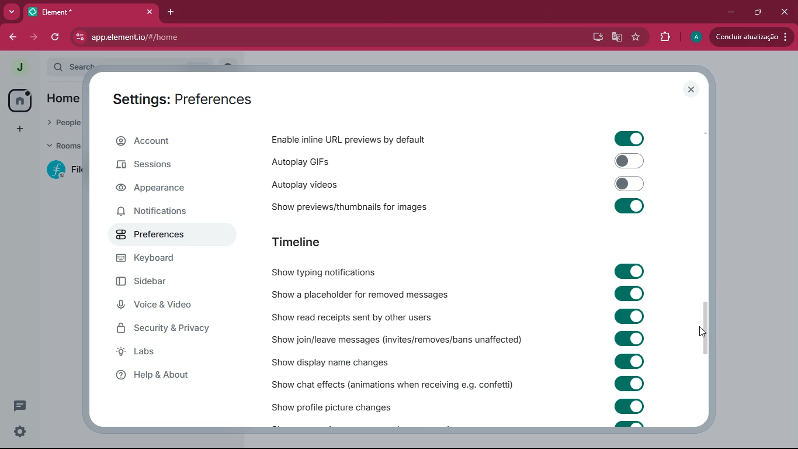  I want to click on google translate, so click(616, 39).